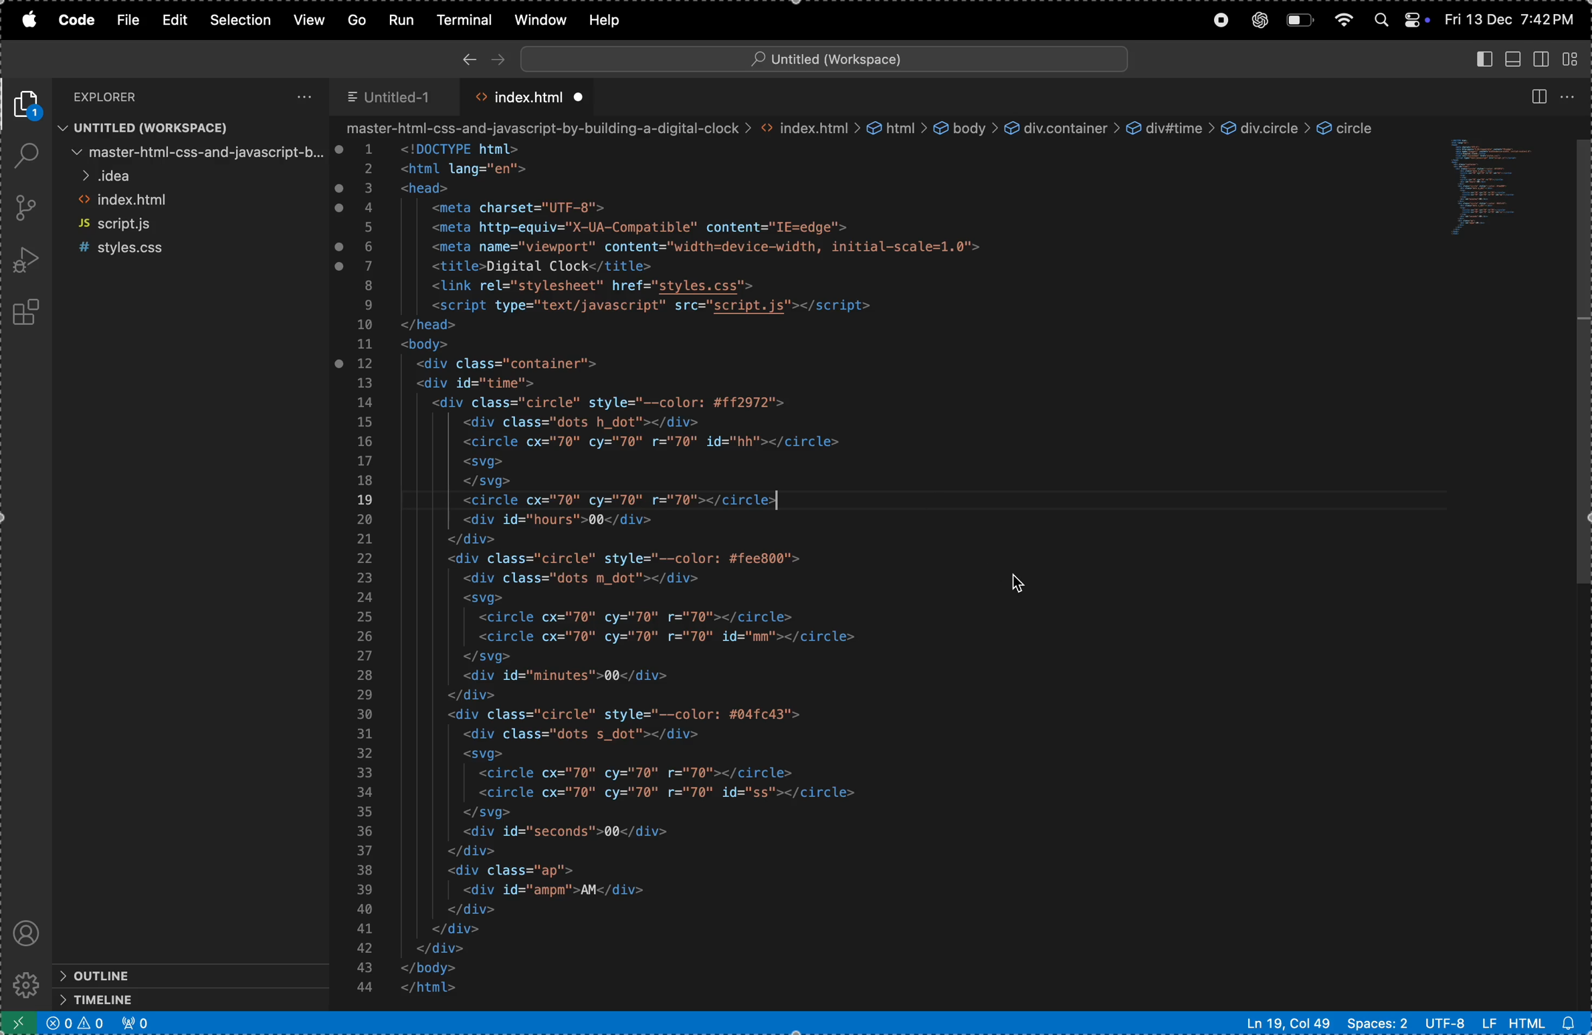 Image resolution: width=1592 pixels, height=1035 pixels. Describe the element at coordinates (191, 224) in the screenshot. I see `script.js` at that location.